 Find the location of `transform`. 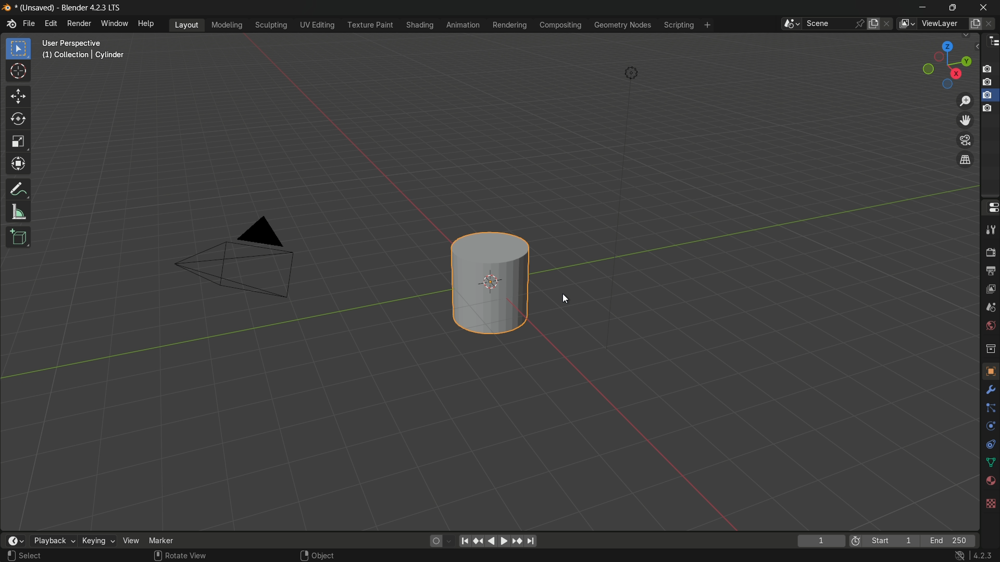

transform is located at coordinates (18, 166).